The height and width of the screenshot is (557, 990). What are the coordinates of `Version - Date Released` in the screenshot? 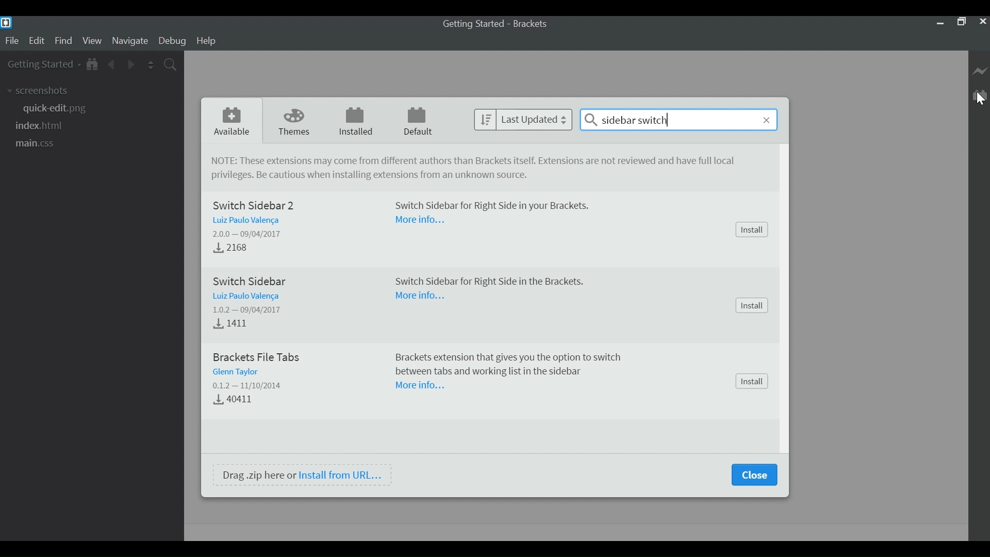 It's located at (250, 386).